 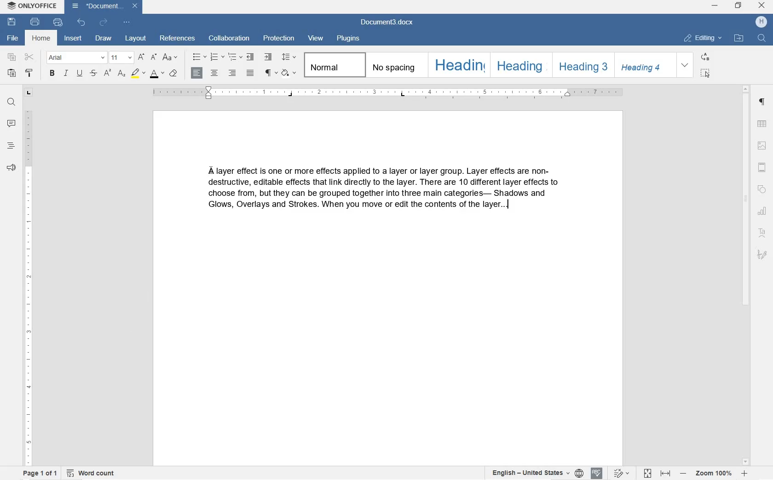 I want to click on BOLD, so click(x=52, y=74).